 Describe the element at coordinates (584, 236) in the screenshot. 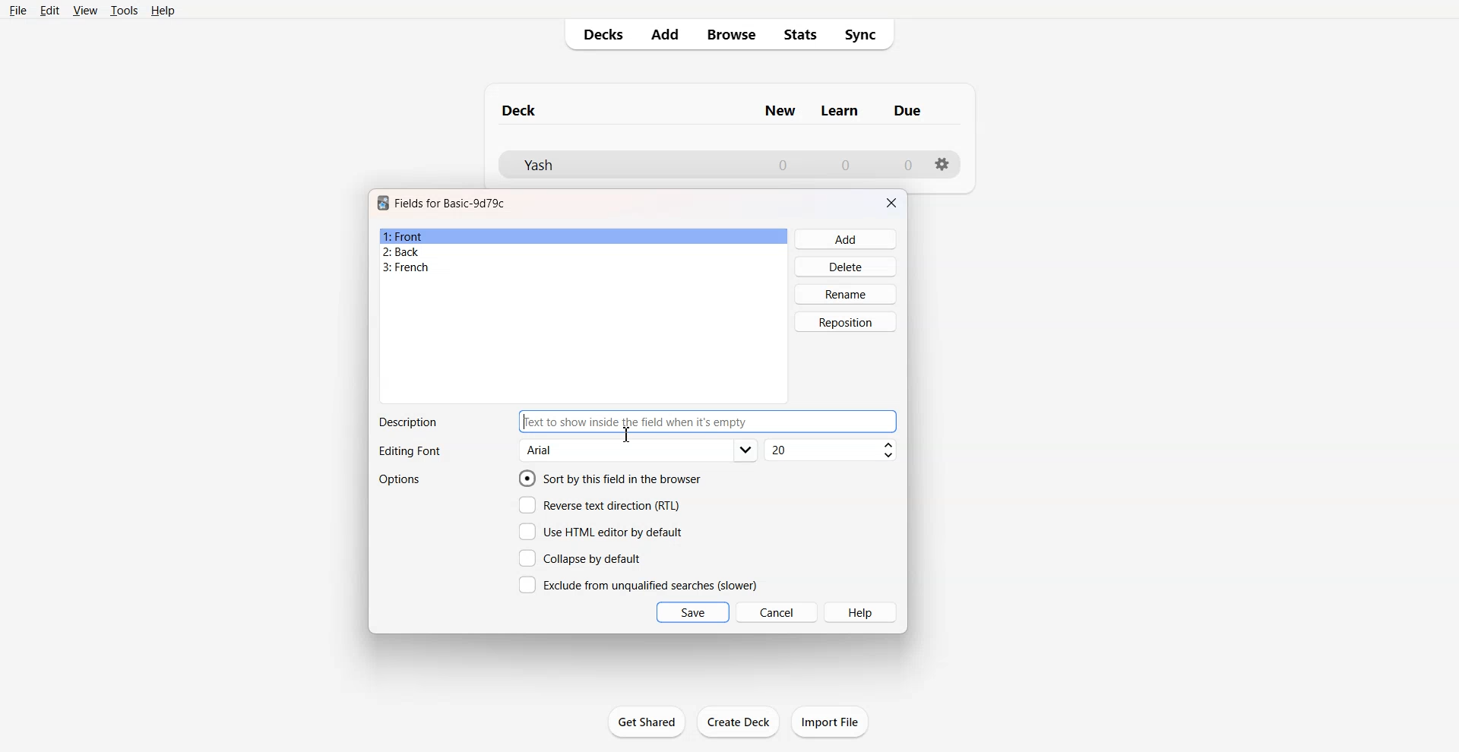

I see `Front` at that location.